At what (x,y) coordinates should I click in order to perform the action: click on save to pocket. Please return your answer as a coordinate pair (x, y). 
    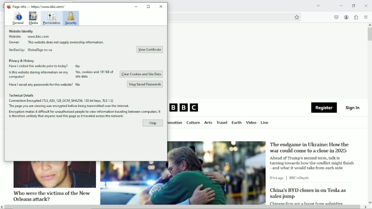
    Looking at the image, I should click on (336, 17).